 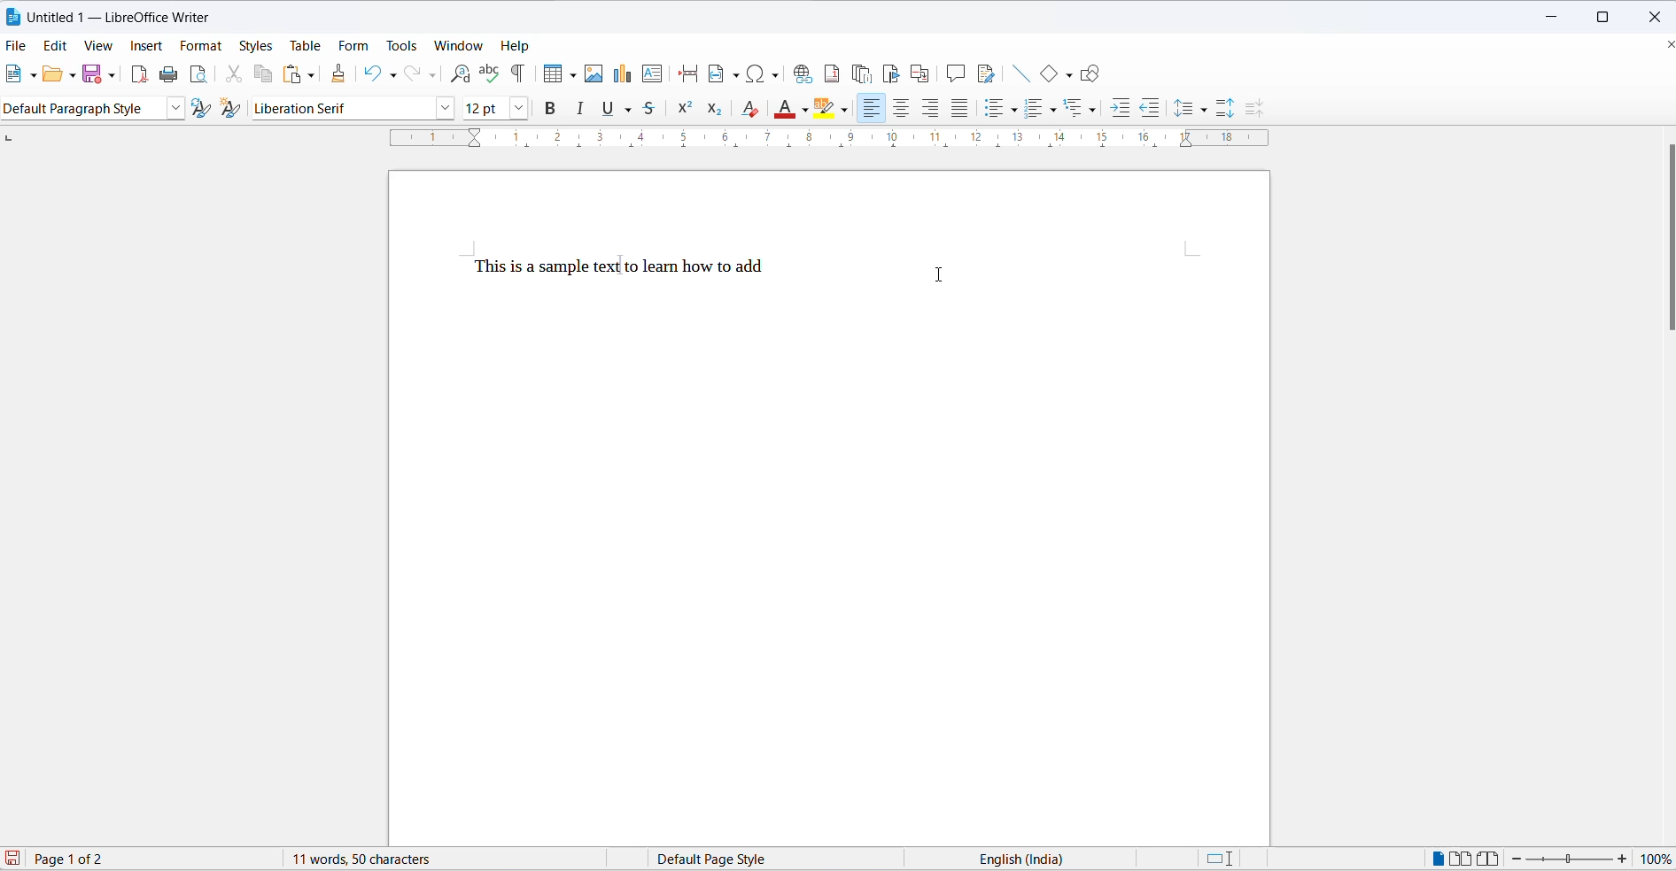 What do you see at coordinates (1623, 859) in the screenshot?
I see `increase zoom` at bounding box center [1623, 859].